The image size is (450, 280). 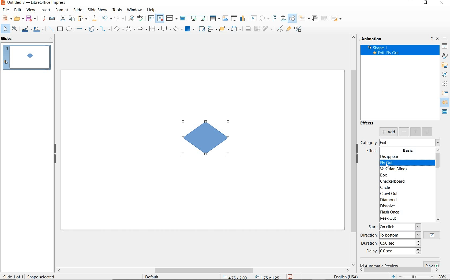 I want to click on minimize, so click(x=411, y=3).